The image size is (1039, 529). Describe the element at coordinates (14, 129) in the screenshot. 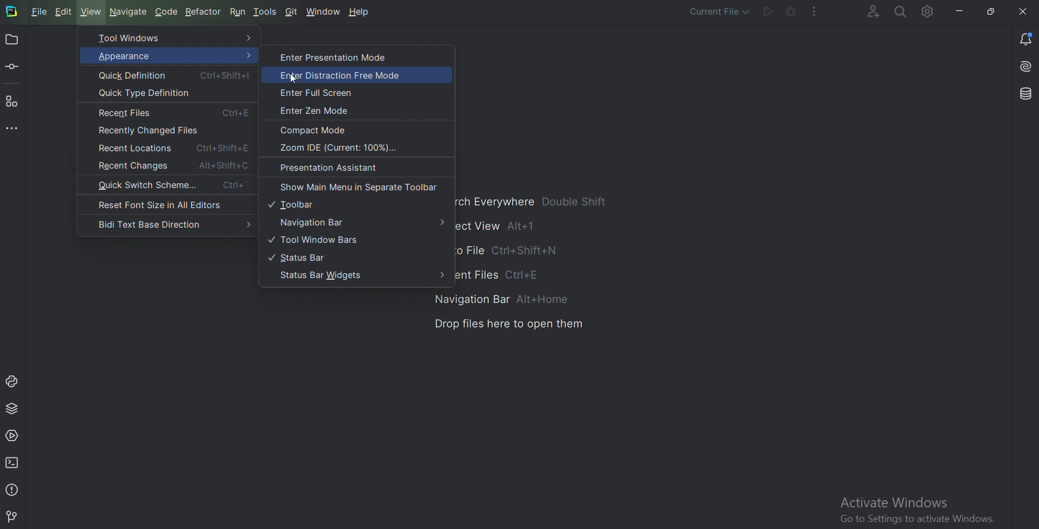

I see `more tool windows` at that location.